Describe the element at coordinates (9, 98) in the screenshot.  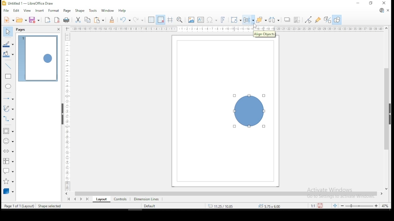
I see `lines and arrows` at that location.